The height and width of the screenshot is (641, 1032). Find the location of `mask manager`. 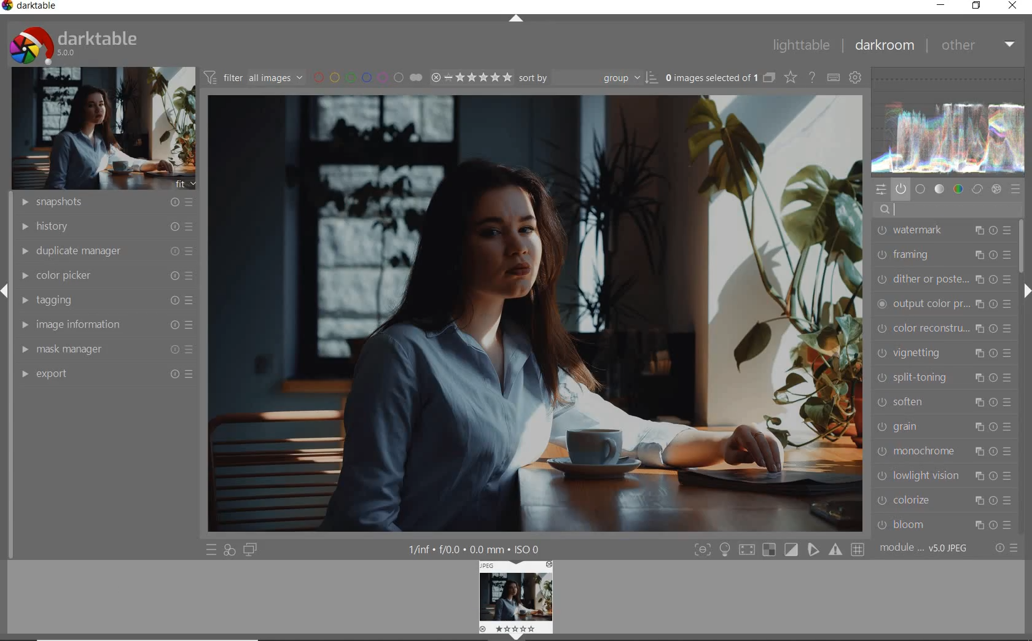

mask manager is located at coordinates (106, 351).